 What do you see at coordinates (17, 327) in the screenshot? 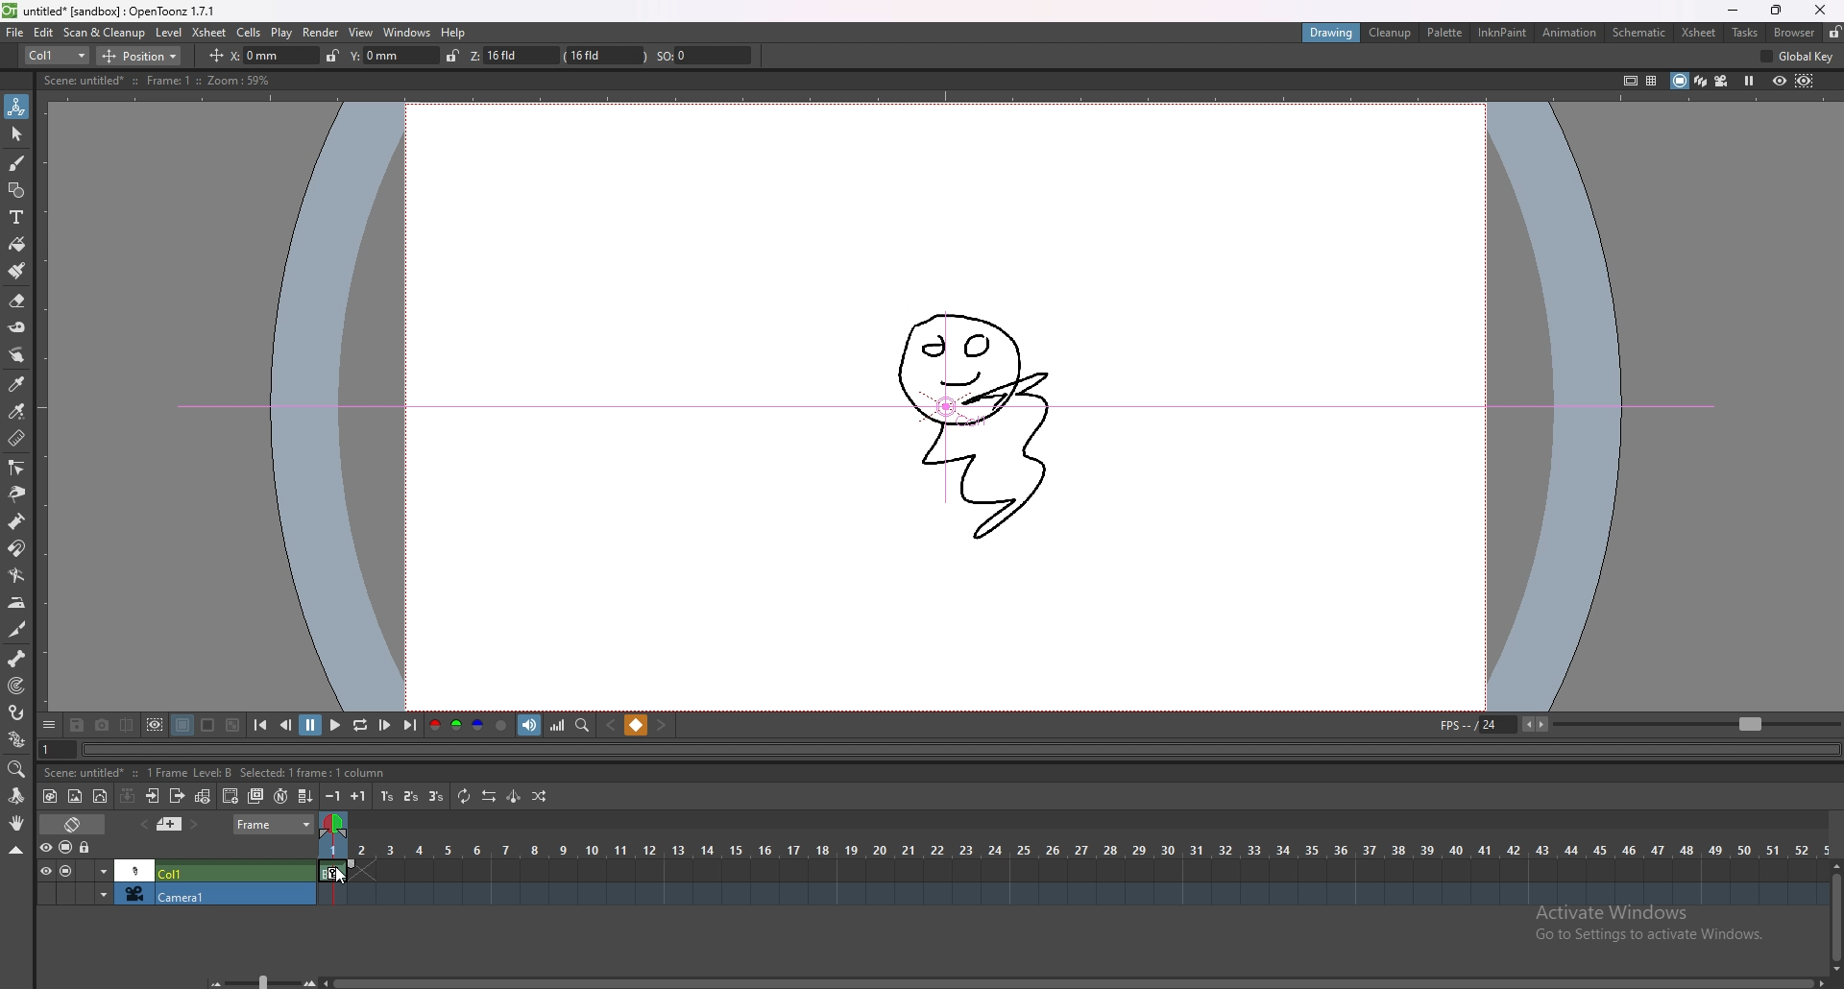
I see `tape` at bounding box center [17, 327].